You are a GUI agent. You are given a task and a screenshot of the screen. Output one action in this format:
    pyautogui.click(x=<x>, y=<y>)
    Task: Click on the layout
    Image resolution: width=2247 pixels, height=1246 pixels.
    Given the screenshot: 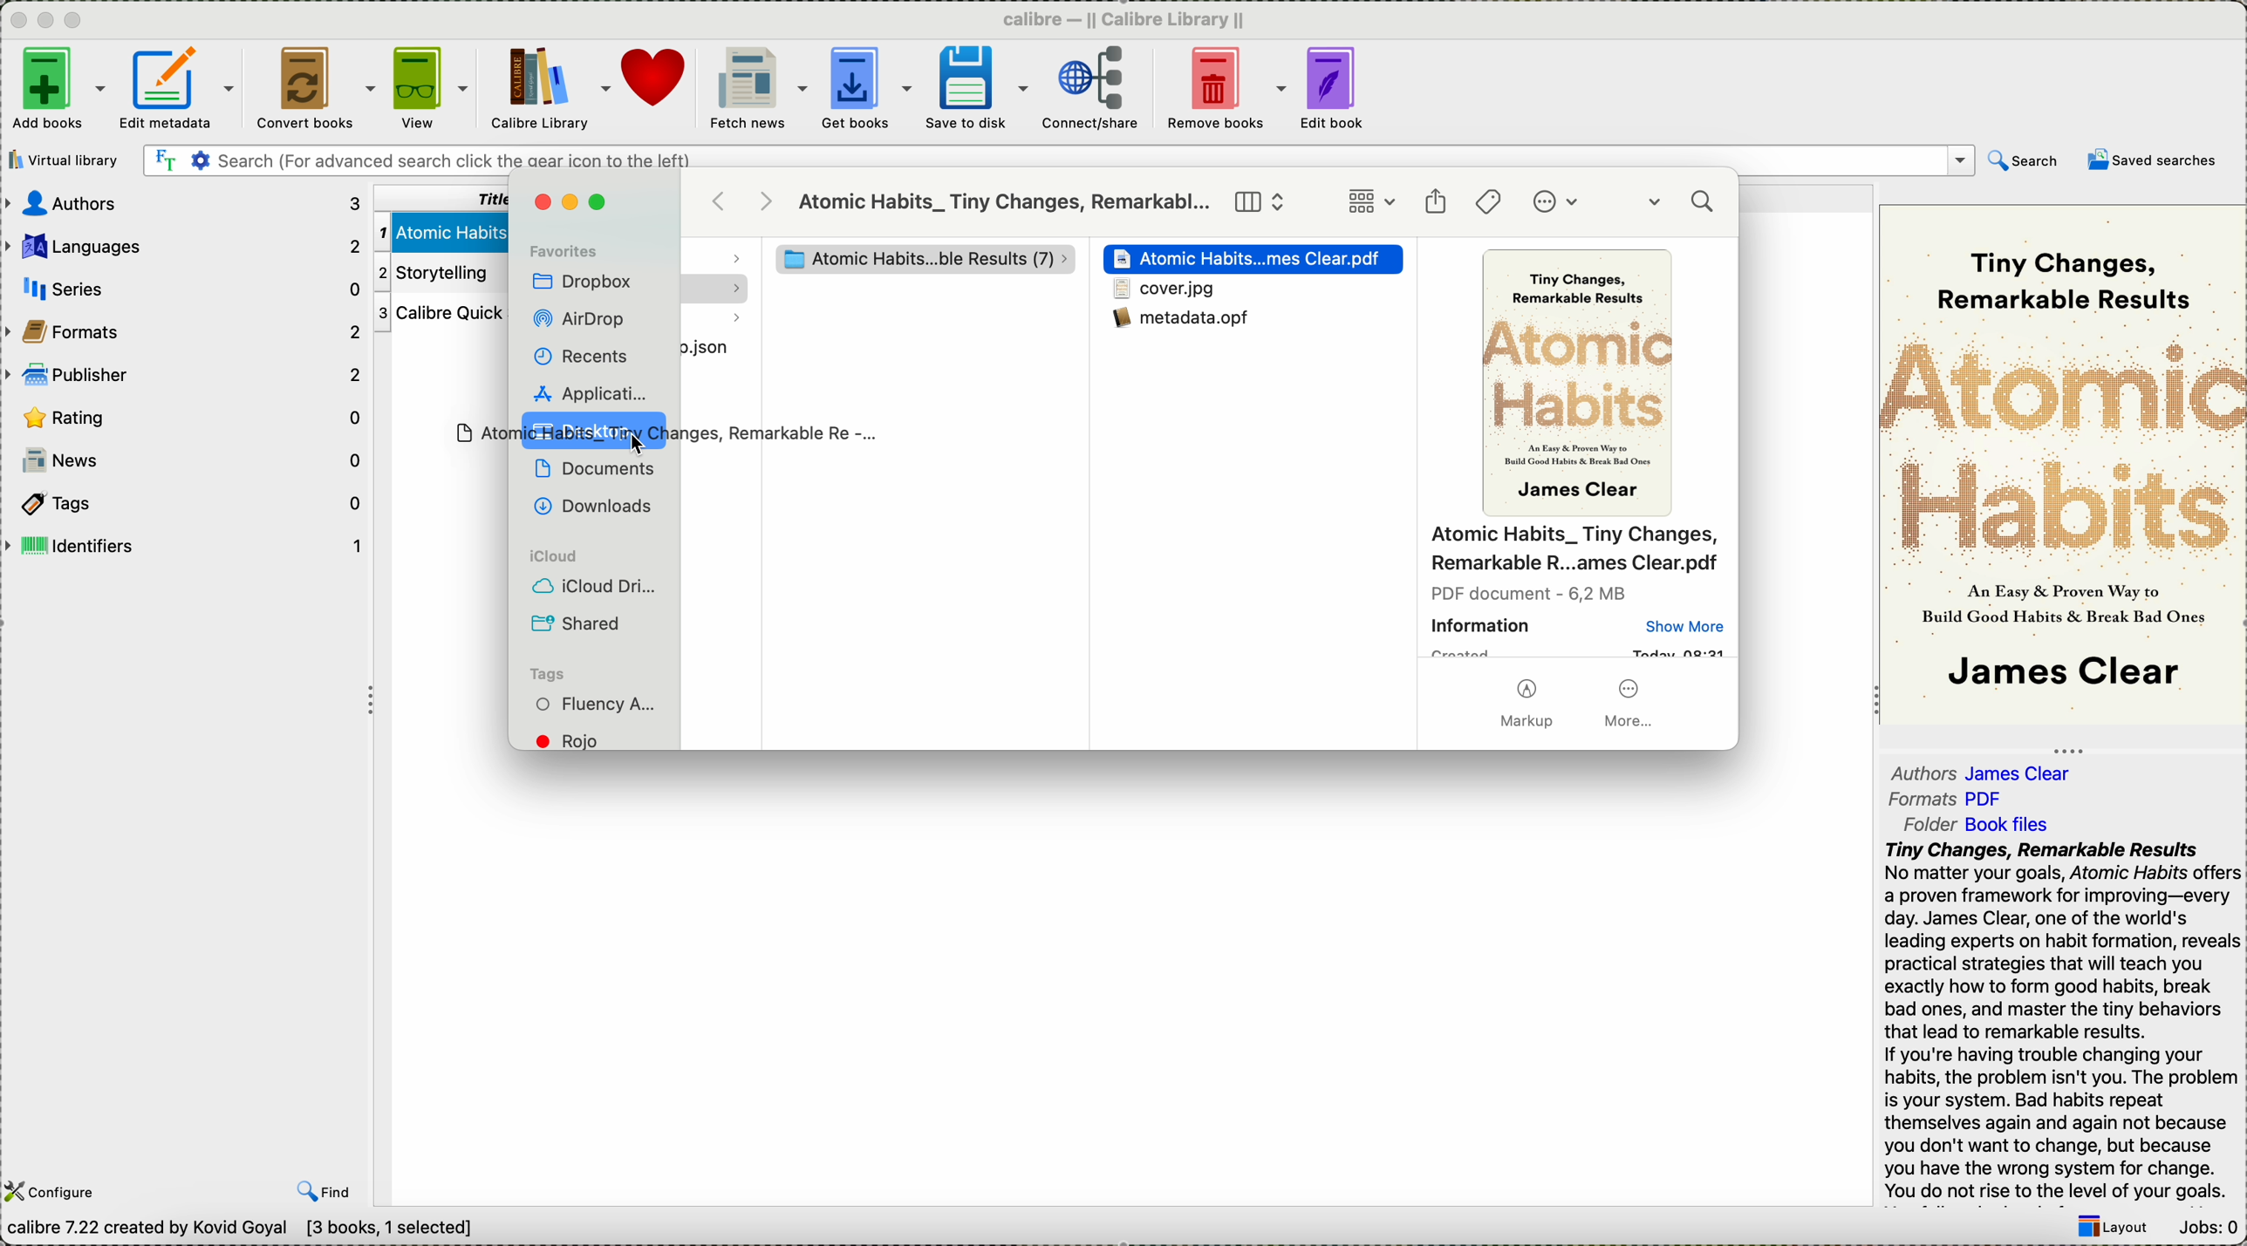 What is the action you would take?
    pyautogui.click(x=2111, y=1229)
    